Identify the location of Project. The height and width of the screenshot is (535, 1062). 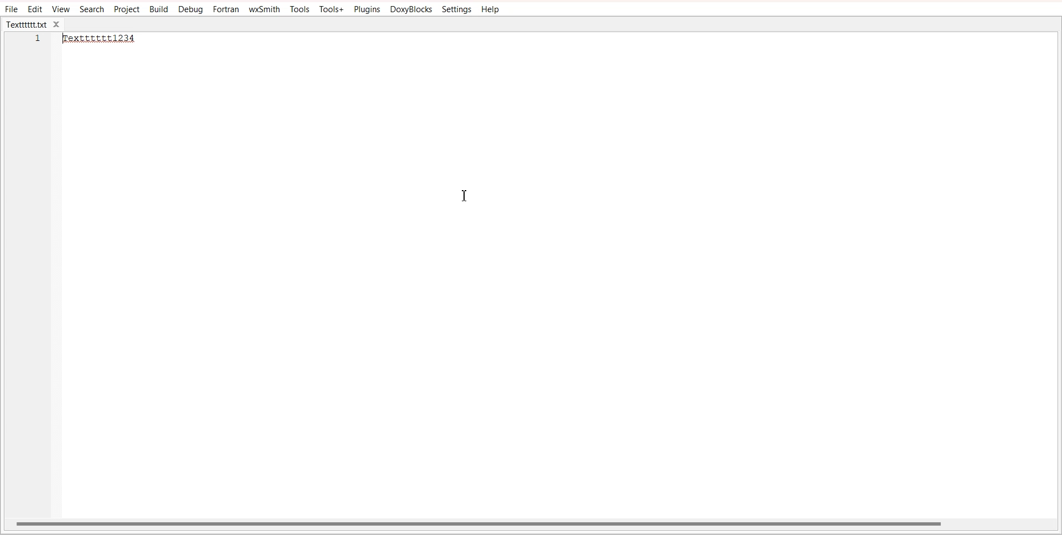
(127, 9).